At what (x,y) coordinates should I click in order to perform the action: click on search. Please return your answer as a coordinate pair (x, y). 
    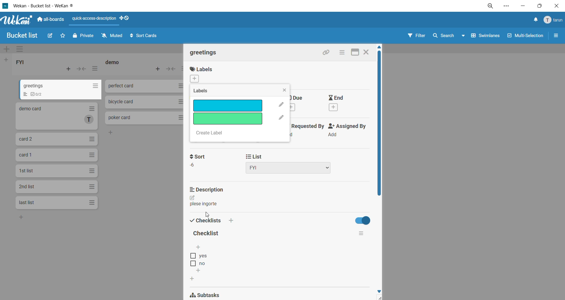
    Looking at the image, I should click on (443, 36).